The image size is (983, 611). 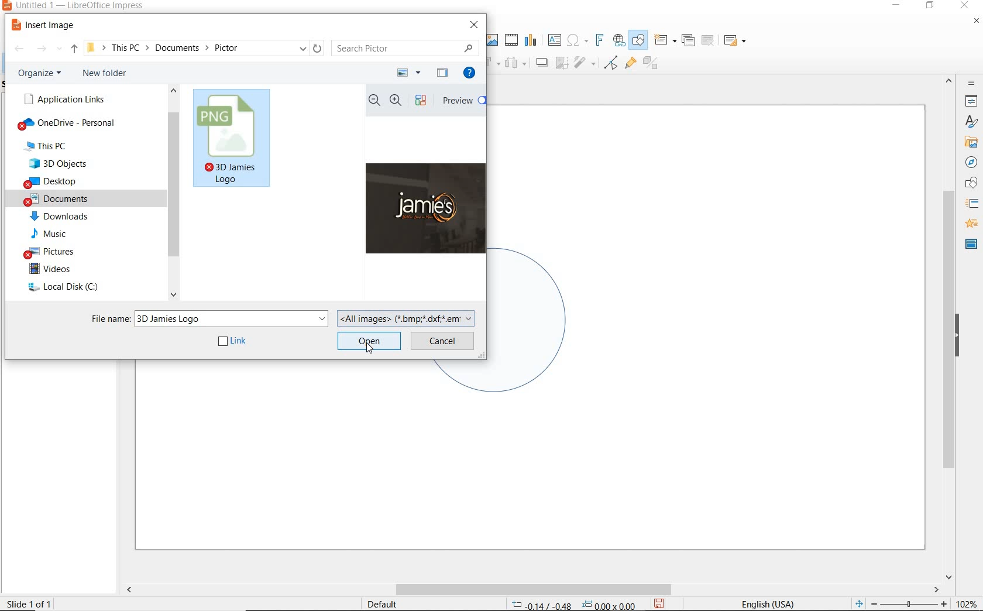 What do you see at coordinates (531, 40) in the screenshot?
I see `insert chart` at bounding box center [531, 40].